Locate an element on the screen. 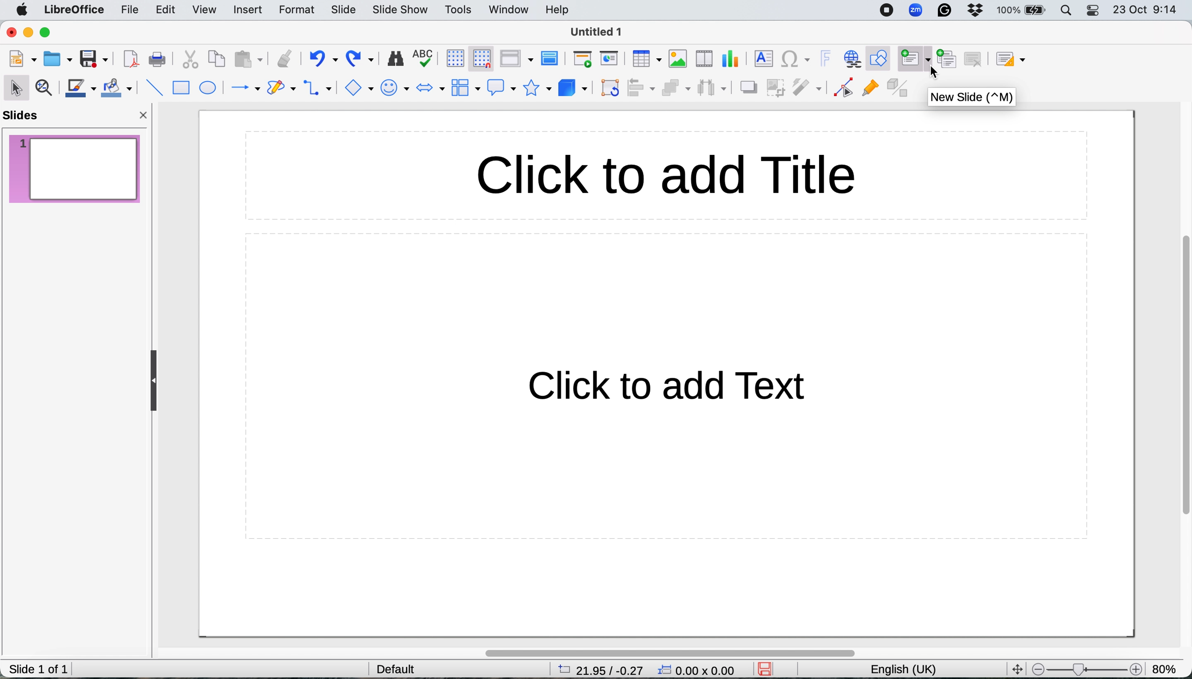  delete slide is located at coordinates (977, 58).